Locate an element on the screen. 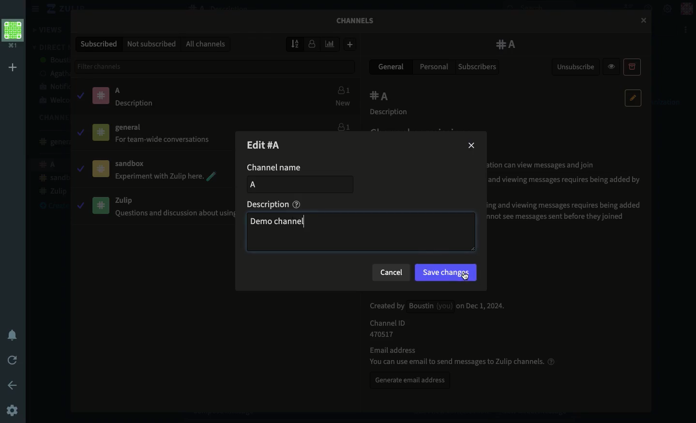  agatha is located at coordinates (53, 74).